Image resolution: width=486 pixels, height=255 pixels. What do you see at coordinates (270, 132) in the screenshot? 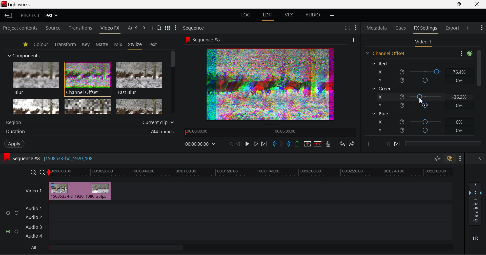
I see `Project Timeline Navigator` at bounding box center [270, 132].